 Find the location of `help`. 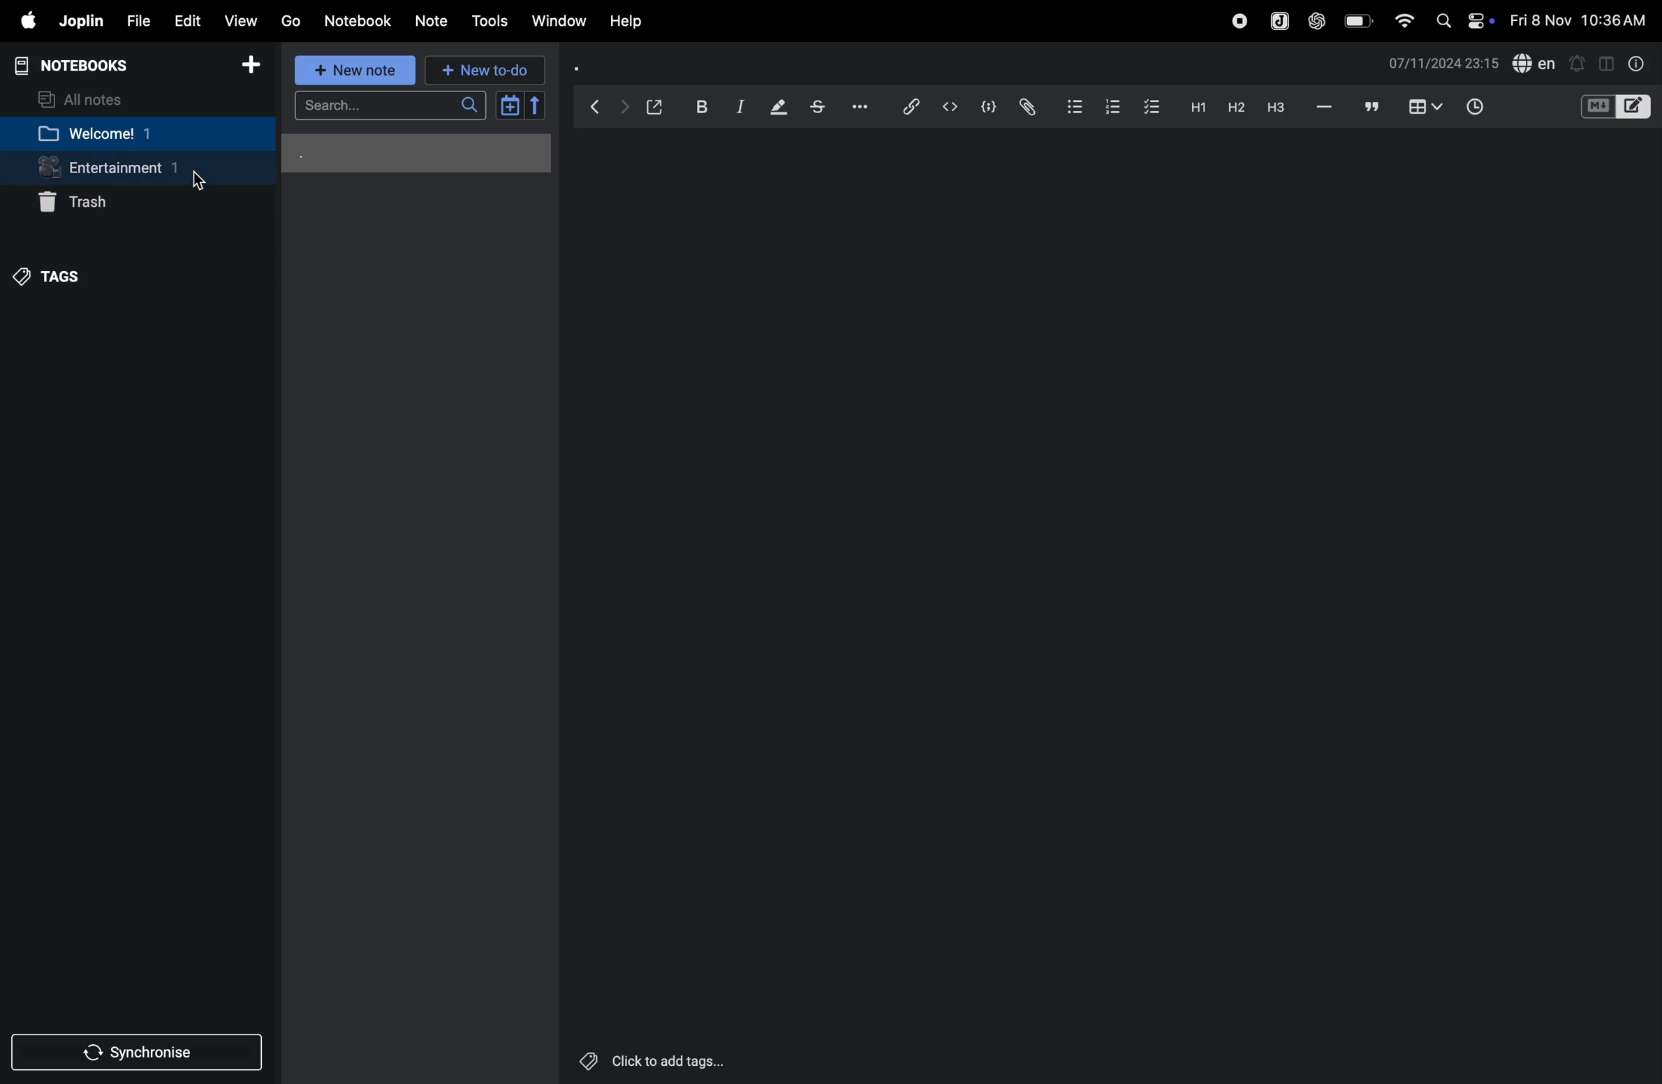

help is located at coordinates (624, 22).